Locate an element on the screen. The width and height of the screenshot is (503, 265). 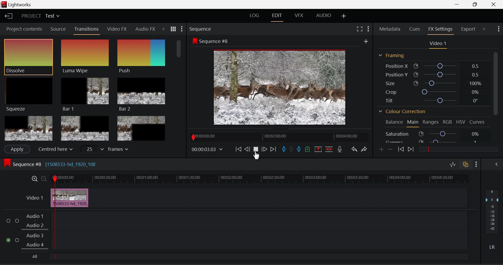
Scroll Bar is located at coordinates (180, 89).